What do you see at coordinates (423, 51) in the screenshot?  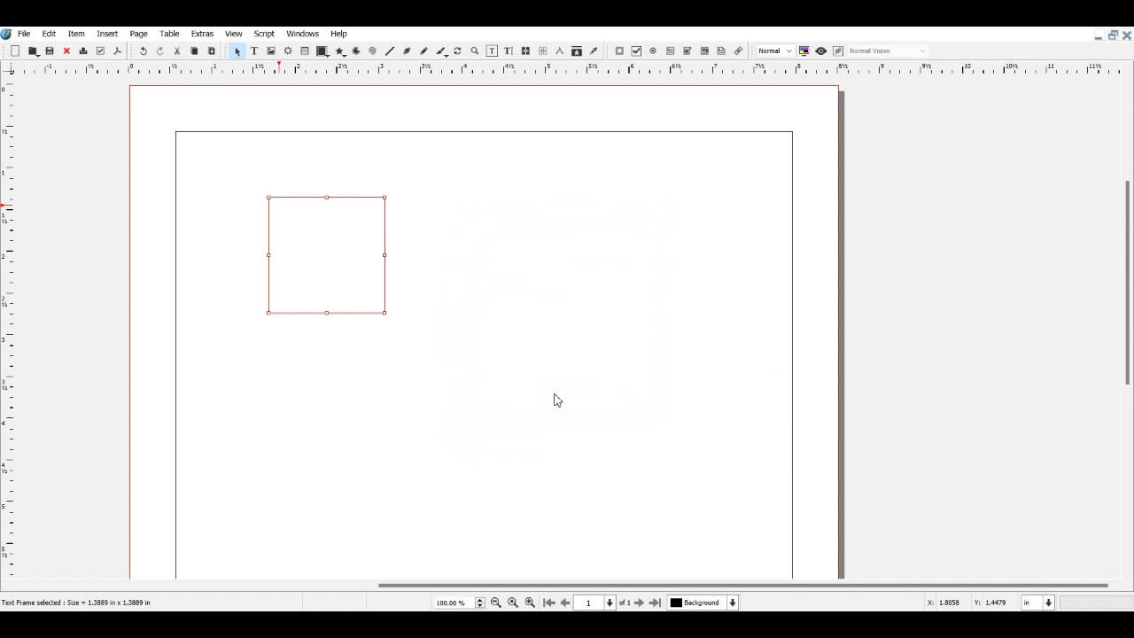 I see `Freehand line` at bounding box center [423, 51].